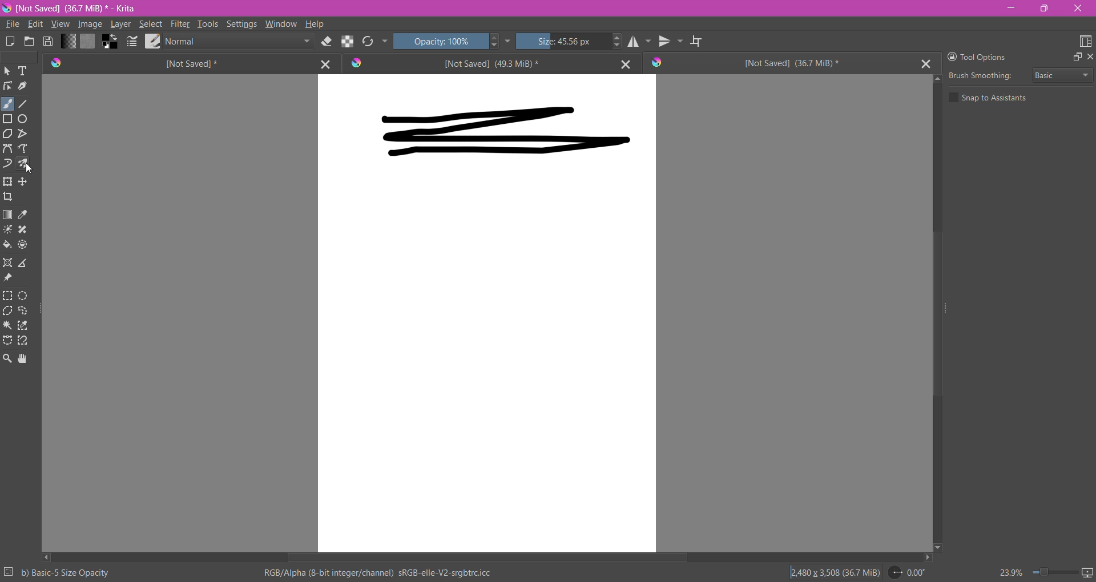 This screenshot has height=582, width=1096. I want to click on , so click(31, 169).